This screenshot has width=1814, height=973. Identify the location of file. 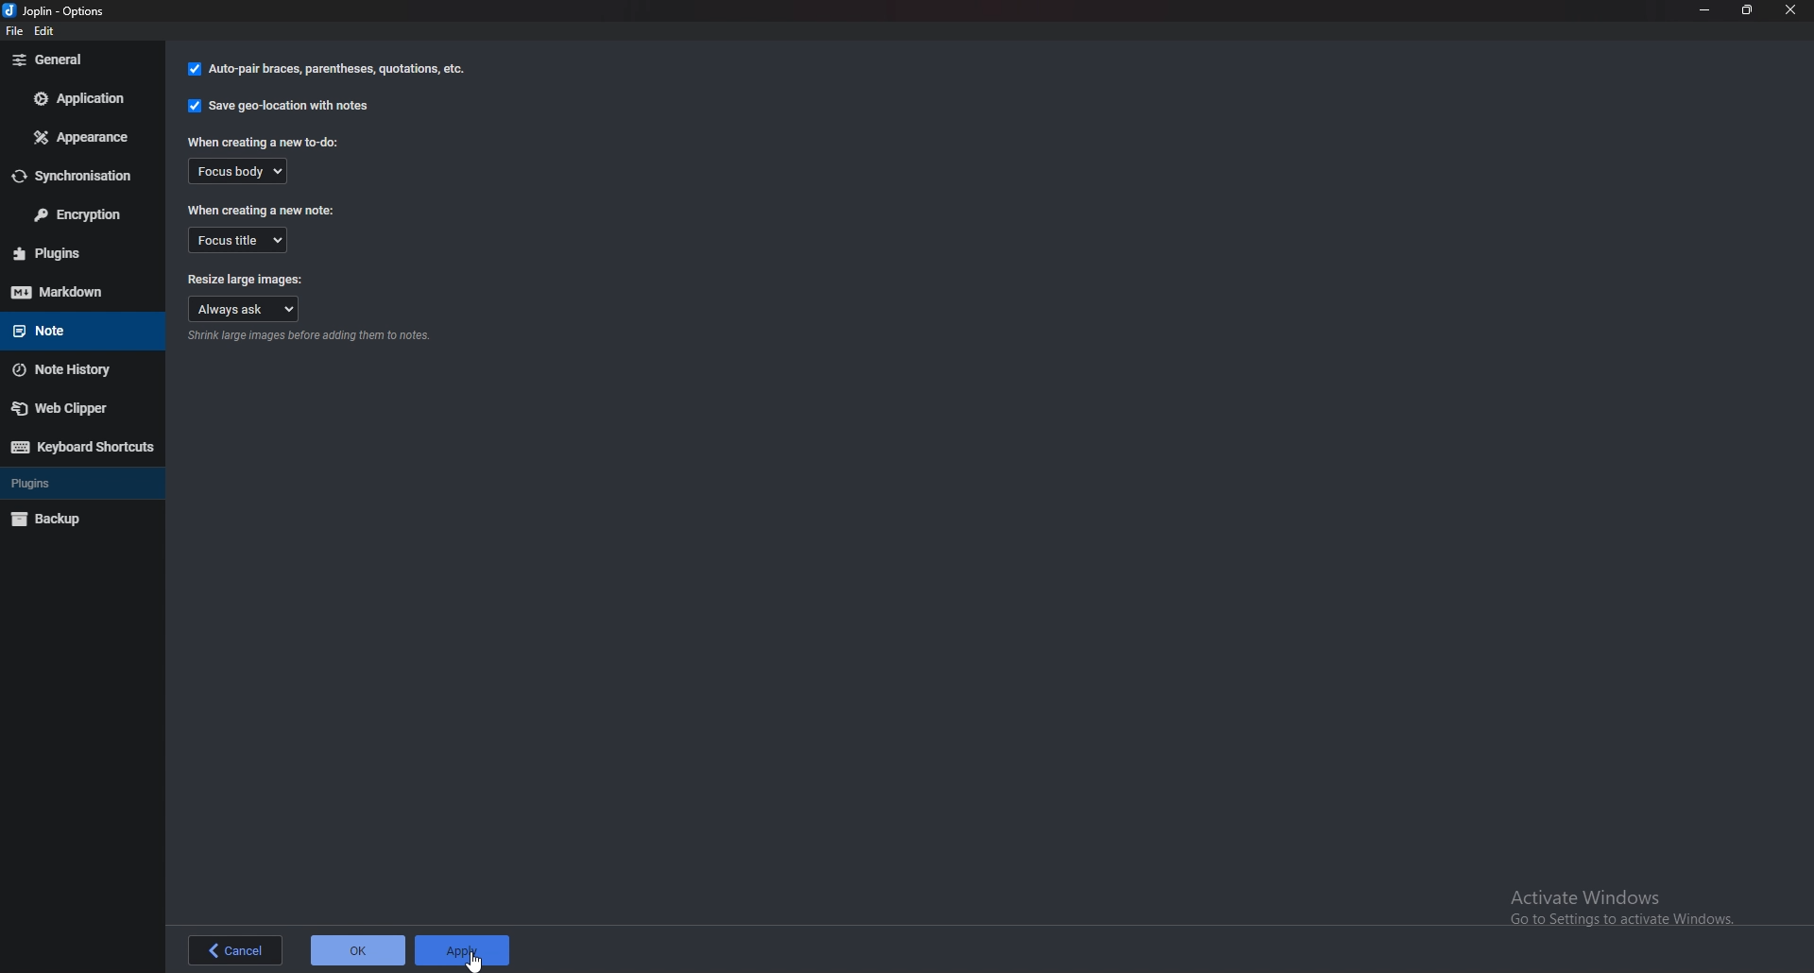
(18, 34).